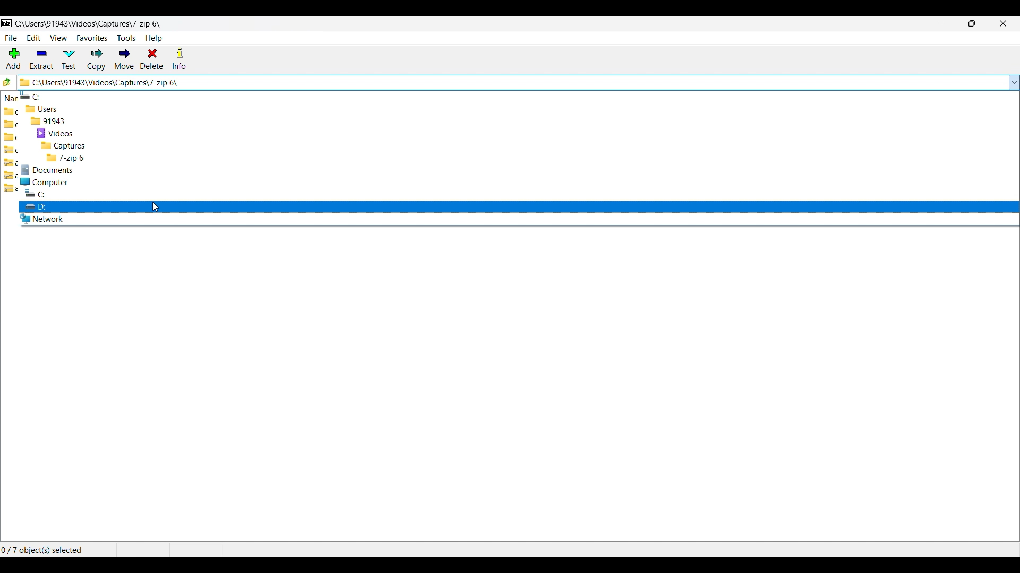  Describe the element at coordinates (126, 38) in the screenshot. I see `Tools menu` at that location.